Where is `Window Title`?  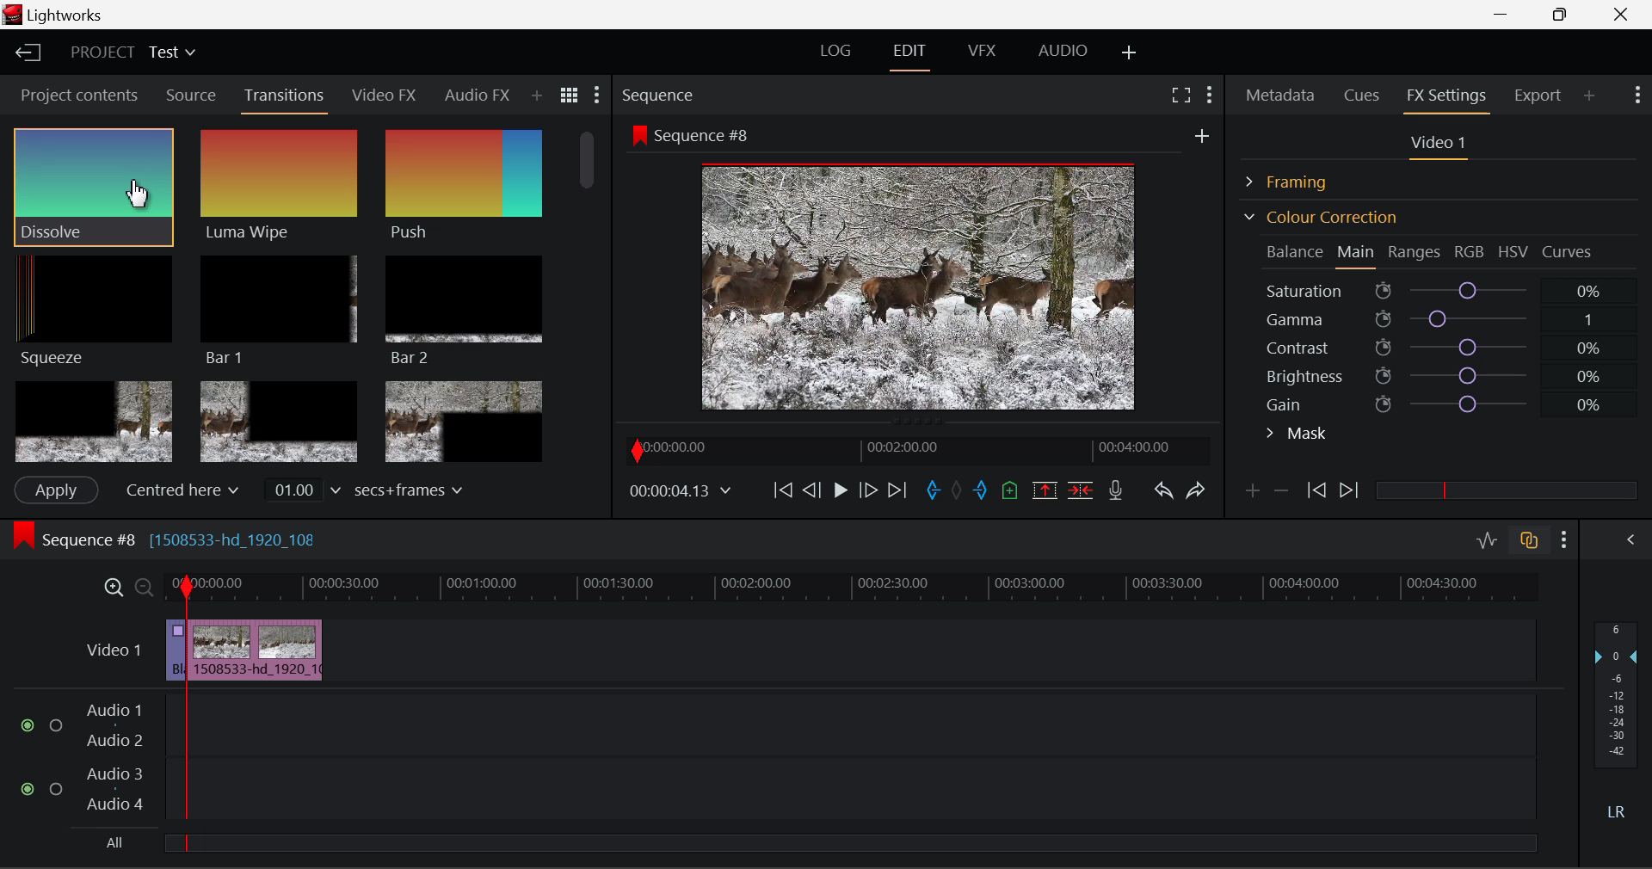
Window Title is located at coordinates (58, 16).